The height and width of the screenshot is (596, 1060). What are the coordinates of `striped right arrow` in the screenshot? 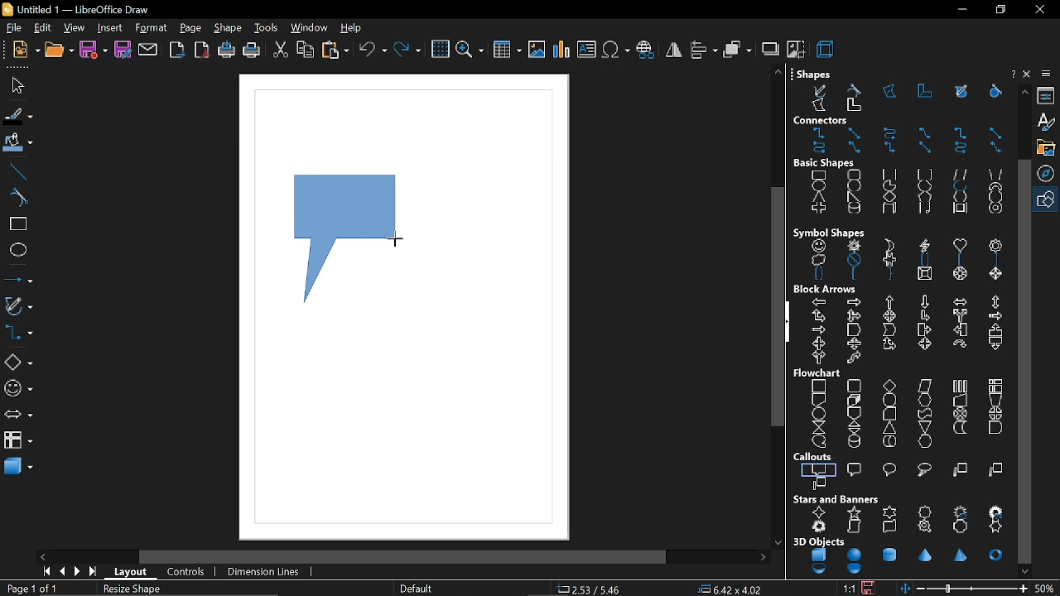 It's located at (995, 316).